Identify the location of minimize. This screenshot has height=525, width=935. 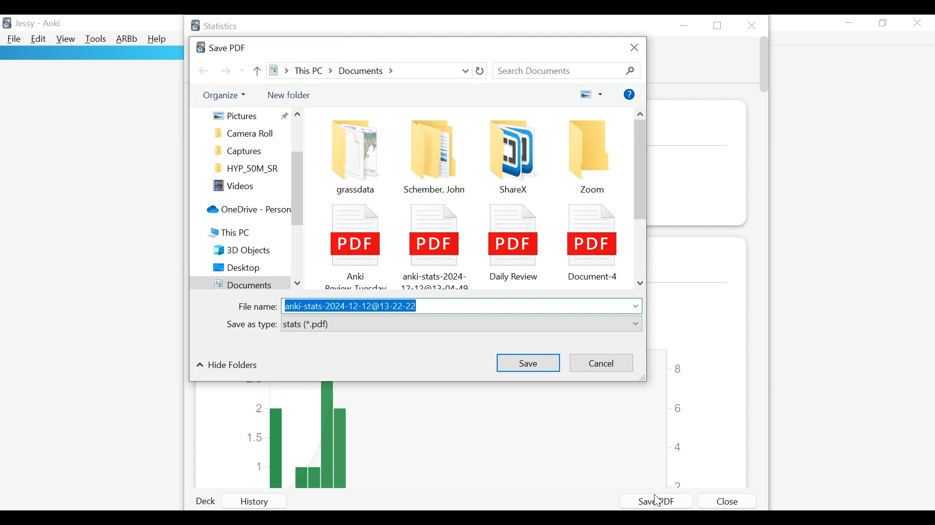
(850, 22).